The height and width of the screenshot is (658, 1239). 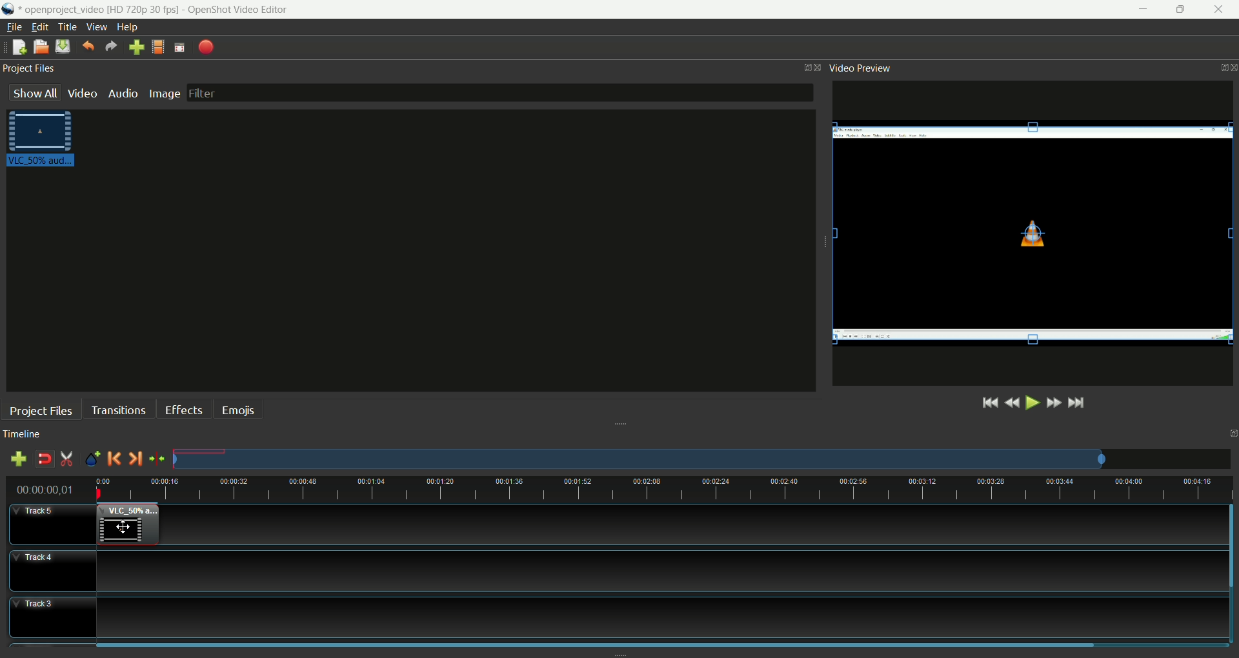 I want to click on fullscreen, so click(x=177, y=48).